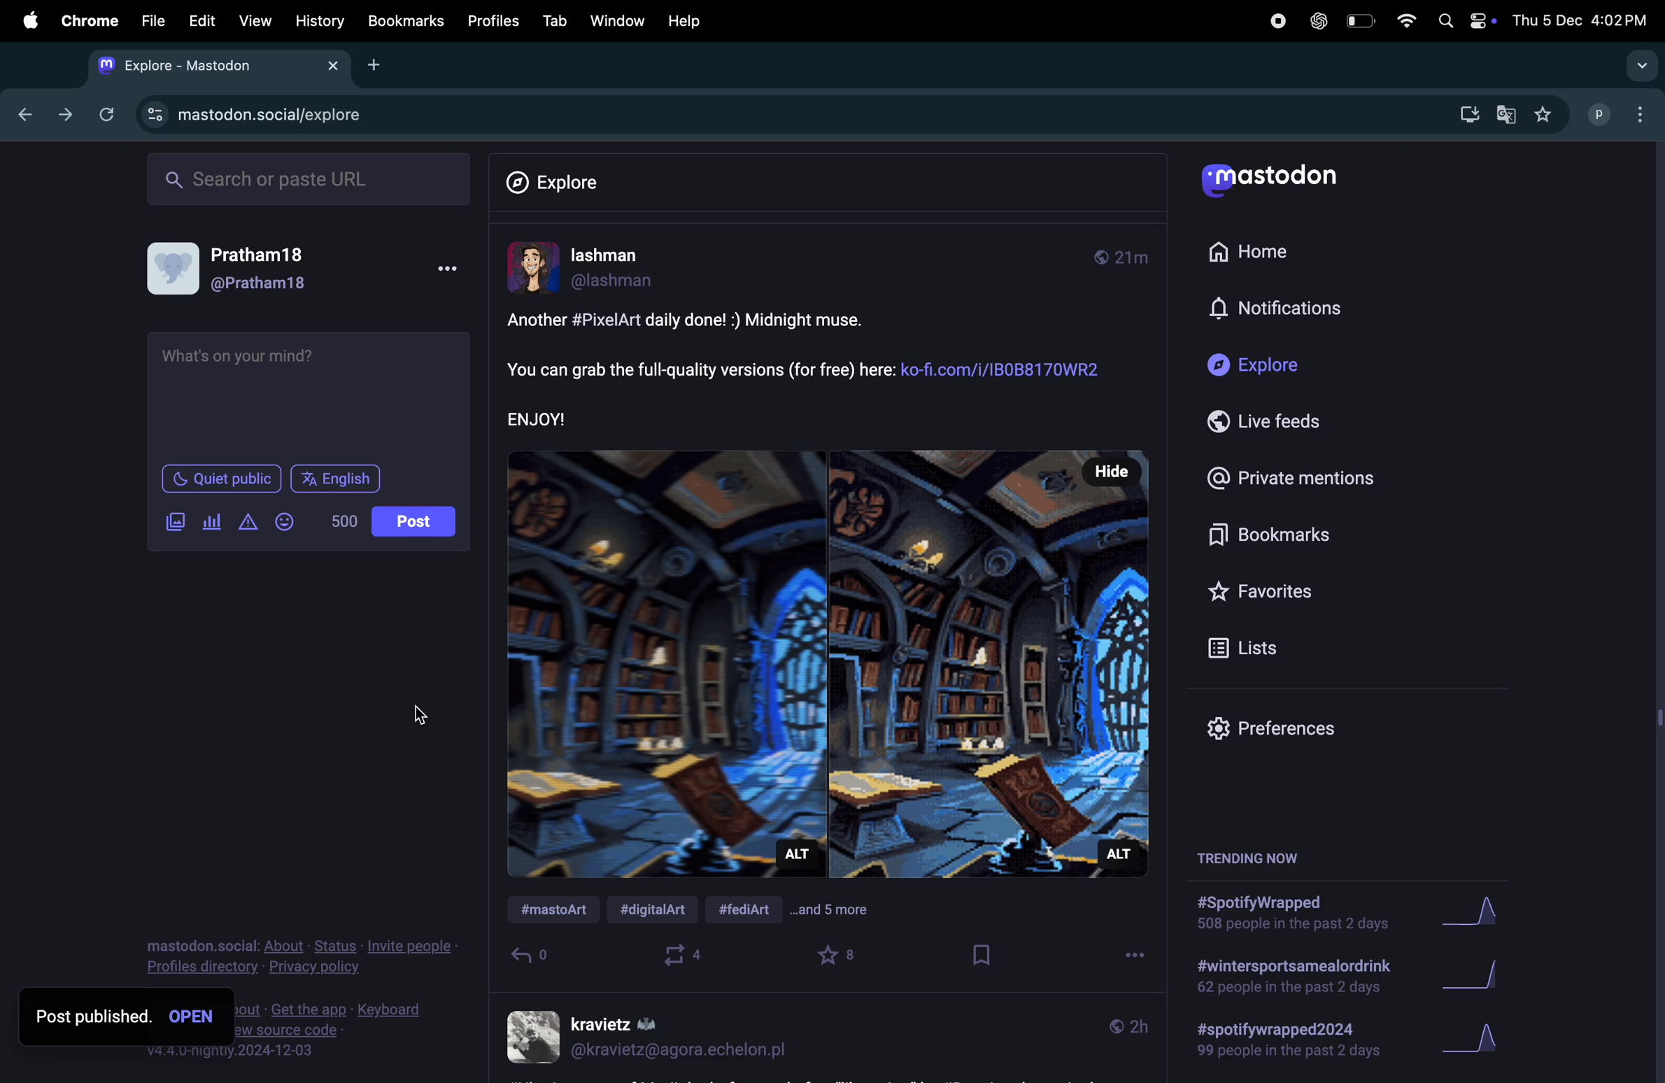  What do you see at coordinates (812, 369) in the screenshot?
I see `post description` at bounding box center [812, 369].